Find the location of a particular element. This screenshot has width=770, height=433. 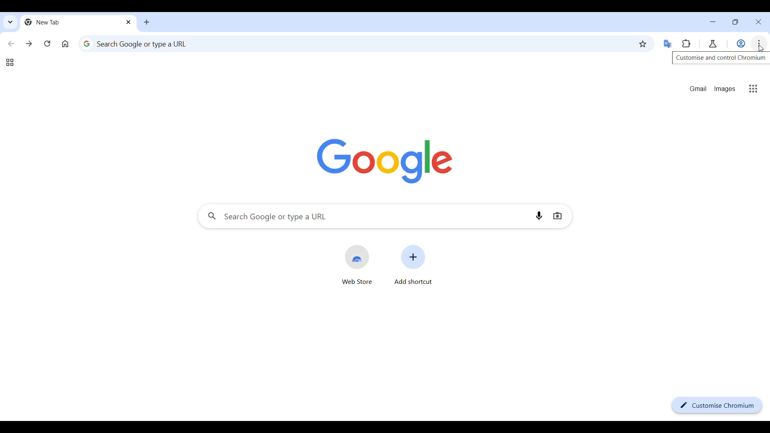

Tab groups is located at coordinates (10, 63).